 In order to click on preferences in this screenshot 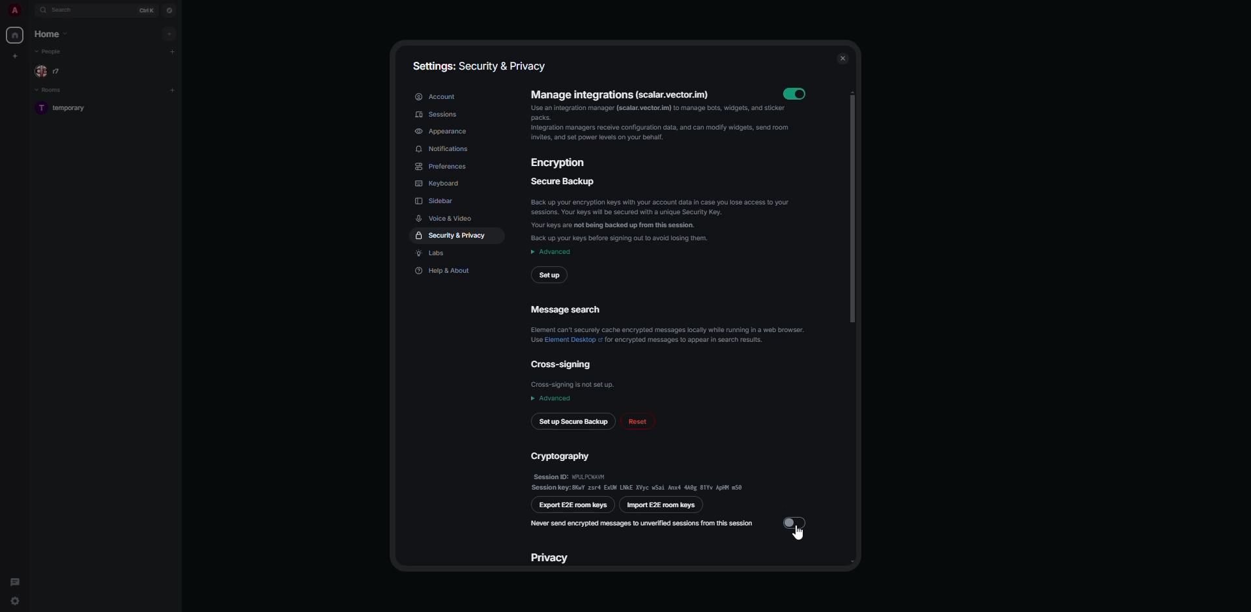, I will do `click(442, 166)`.